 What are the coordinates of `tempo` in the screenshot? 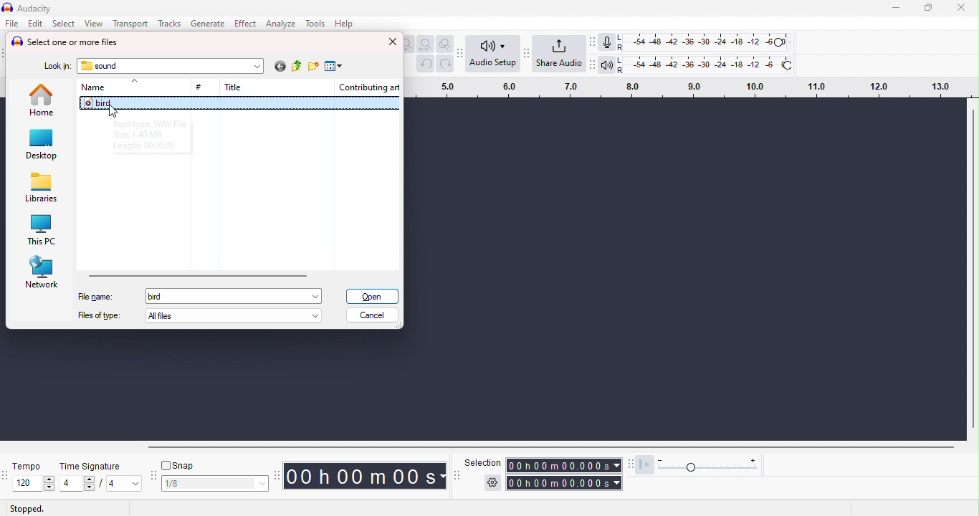 It's located at (27, 465).